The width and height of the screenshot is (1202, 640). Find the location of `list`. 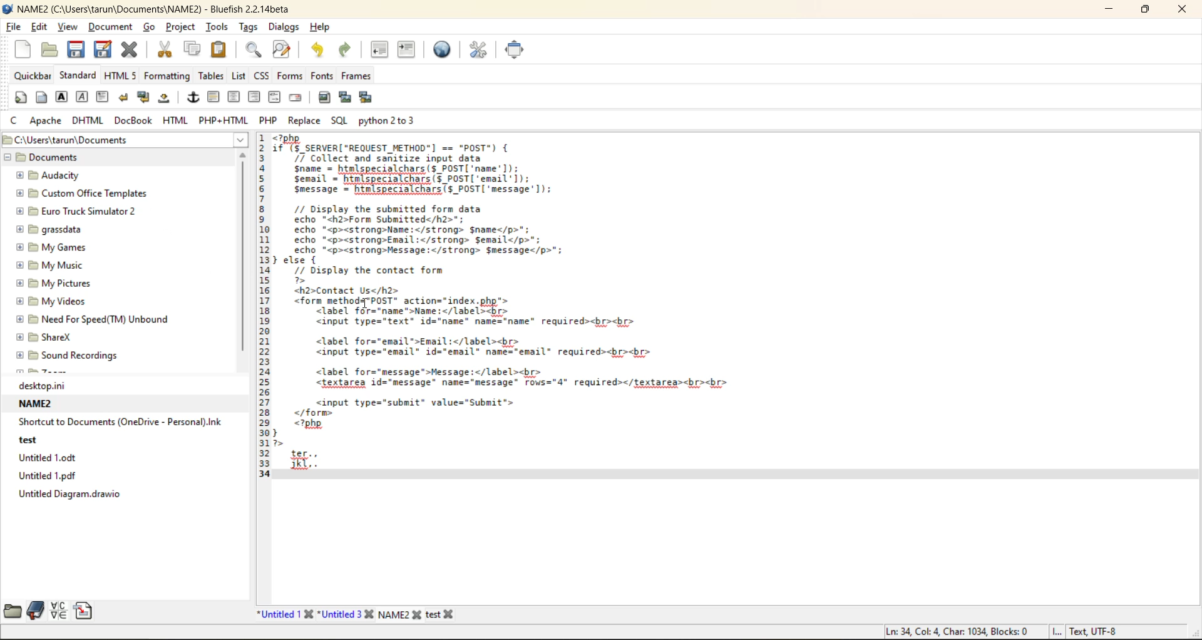

list is located at coordinates (237, 77).